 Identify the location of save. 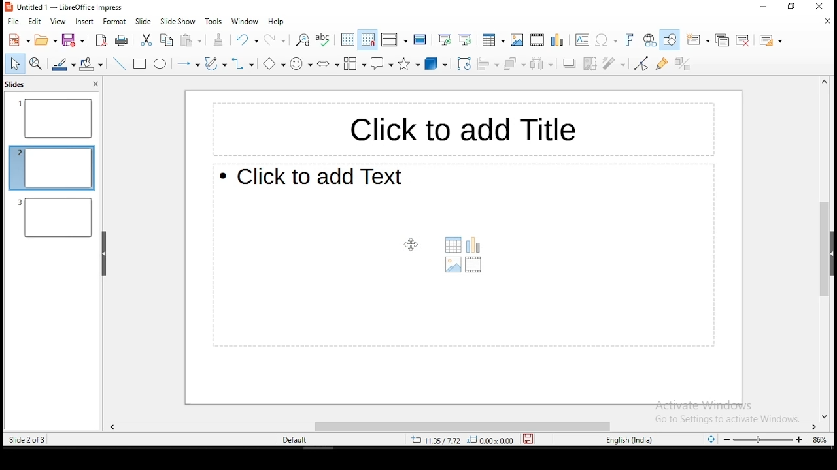
(531, 439).